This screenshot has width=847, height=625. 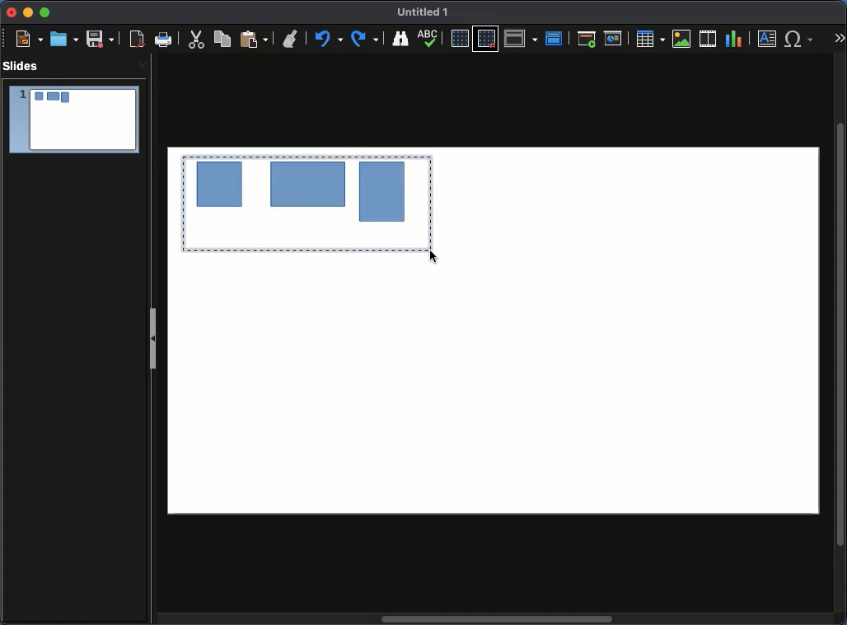 I want to click on Special characters, so click(x=799, y=39).